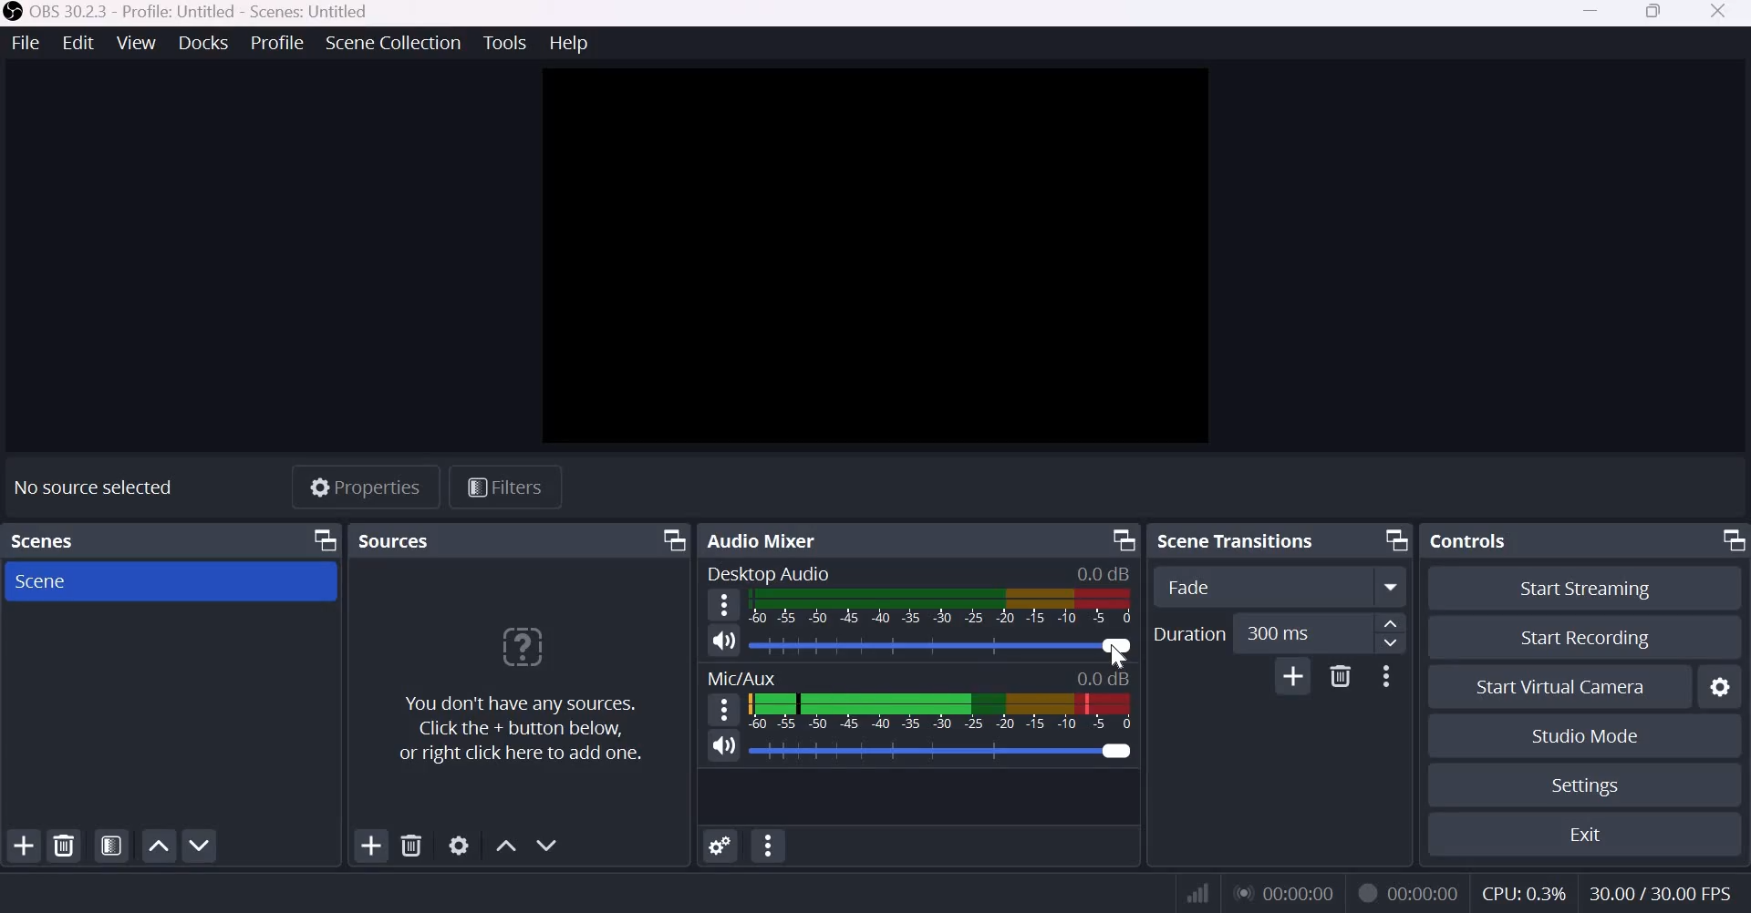  I want to click on Exit, so click(1594, 836).